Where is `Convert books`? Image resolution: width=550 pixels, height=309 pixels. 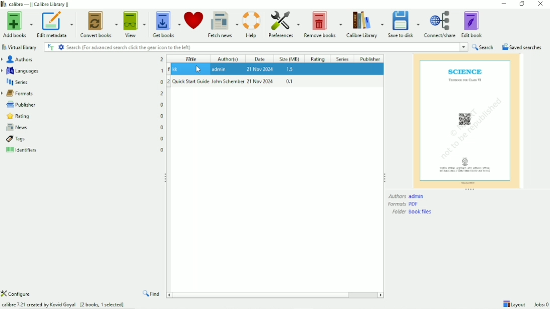 Convert books is located at coordinates (100, 24).